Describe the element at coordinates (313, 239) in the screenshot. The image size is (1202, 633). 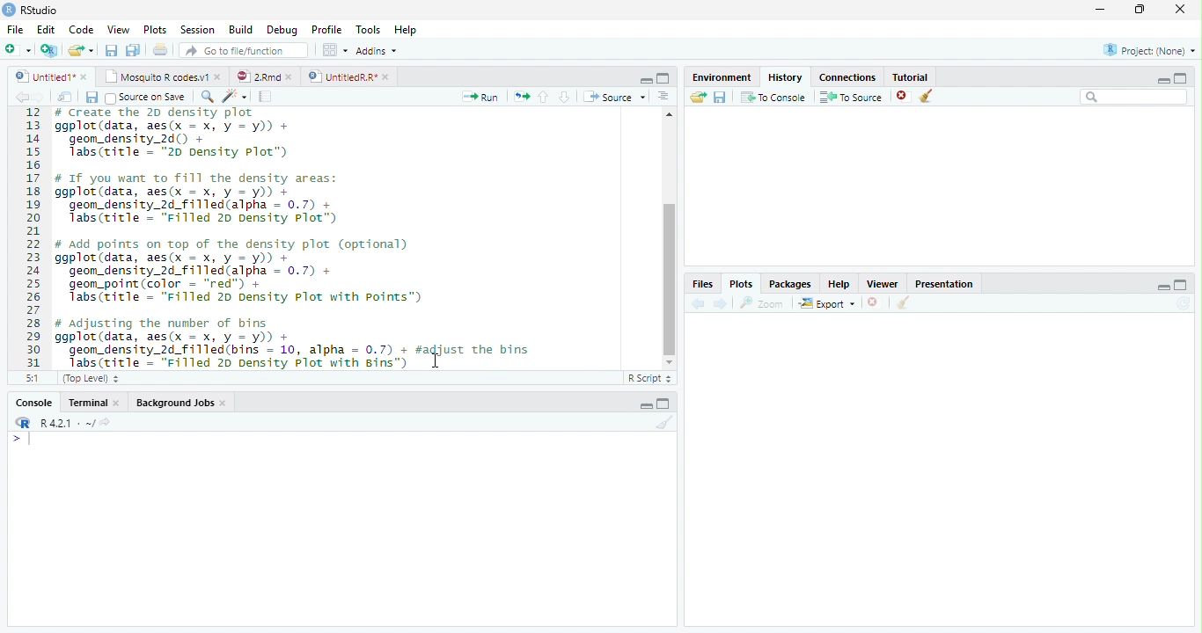
I see `12 # Create the ZD density plot
13 ggplot(data, aes(x = x, y = y)) +

14 geom_density_2d() +

15 Tabs(ritle - "20 Density Plot”)

16

17 # If you want to ill the density areas:

18 ggplot(data, aes(x = x, y = y)) +

19 geom_density_2d_filled(alpha = 0.7) +

20 Tabs(title = "Filled 20 Density Plot”)

21

22 # add points on top of the density plot (optional)

23 ggplot(data, aes(x = x, y = y)) +

24 geom_density_2d_filled(alpha = 0.7) +

25 geom_point(color = “red") +

26 Tabs(title = "Filled 20 Density Plot with points”)

27

28 # adjusting the number of bins

29 ggplot(data, aes(x = x, y = y)) +

30 geom_density_2d_filled(bins = 10, alpha = 0.7) + #adjust the bins
31 Jabs(ritle = “Filled 20 Density Plot with Bins")` at that location.